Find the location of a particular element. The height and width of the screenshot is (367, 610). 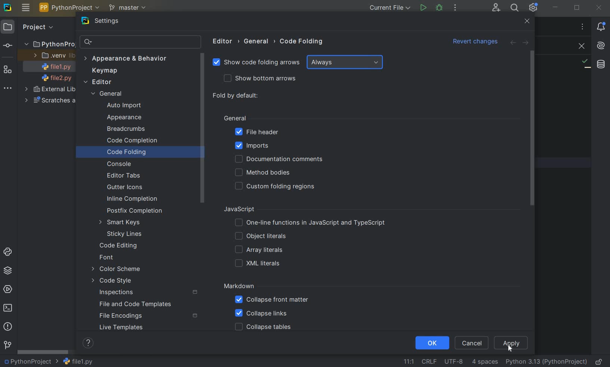

FILE NAME 2 is located at coordinates (53, 78).